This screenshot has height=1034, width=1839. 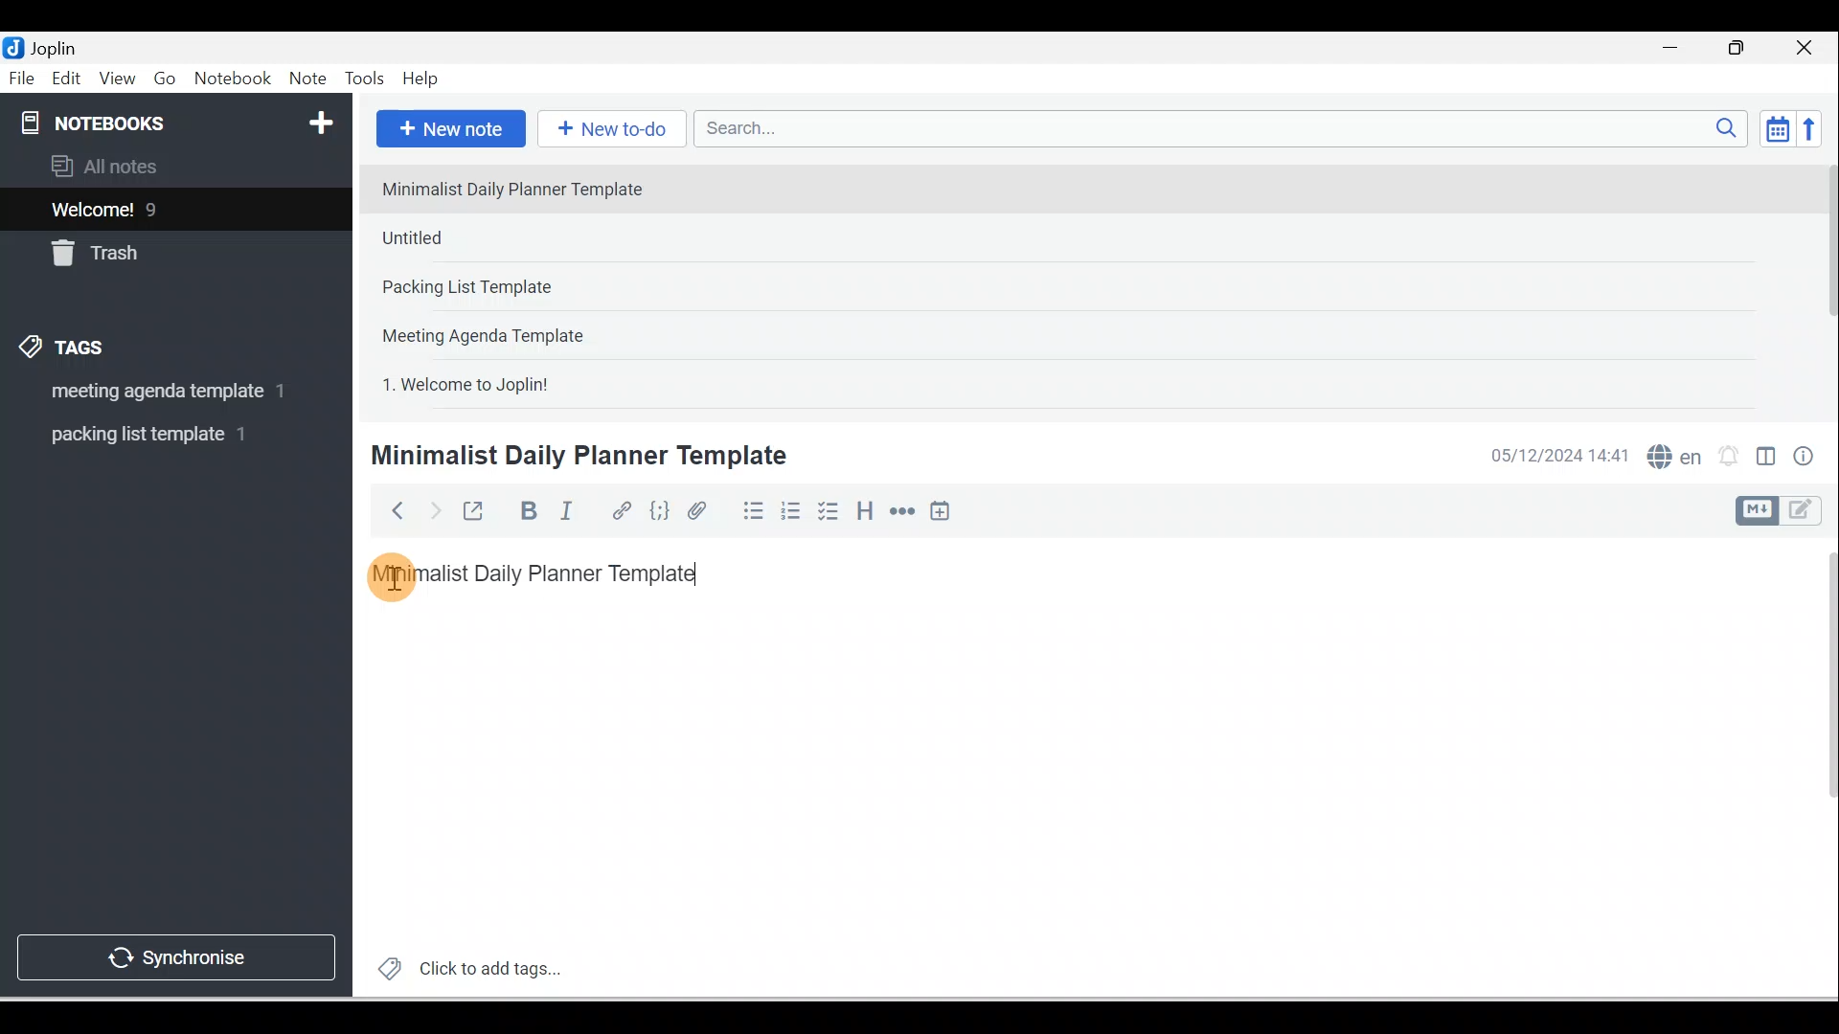 What do you see at coordinates (1815, 128) in the screenshot?
I see `Reverse sort` at bounding box center [1815, 128].